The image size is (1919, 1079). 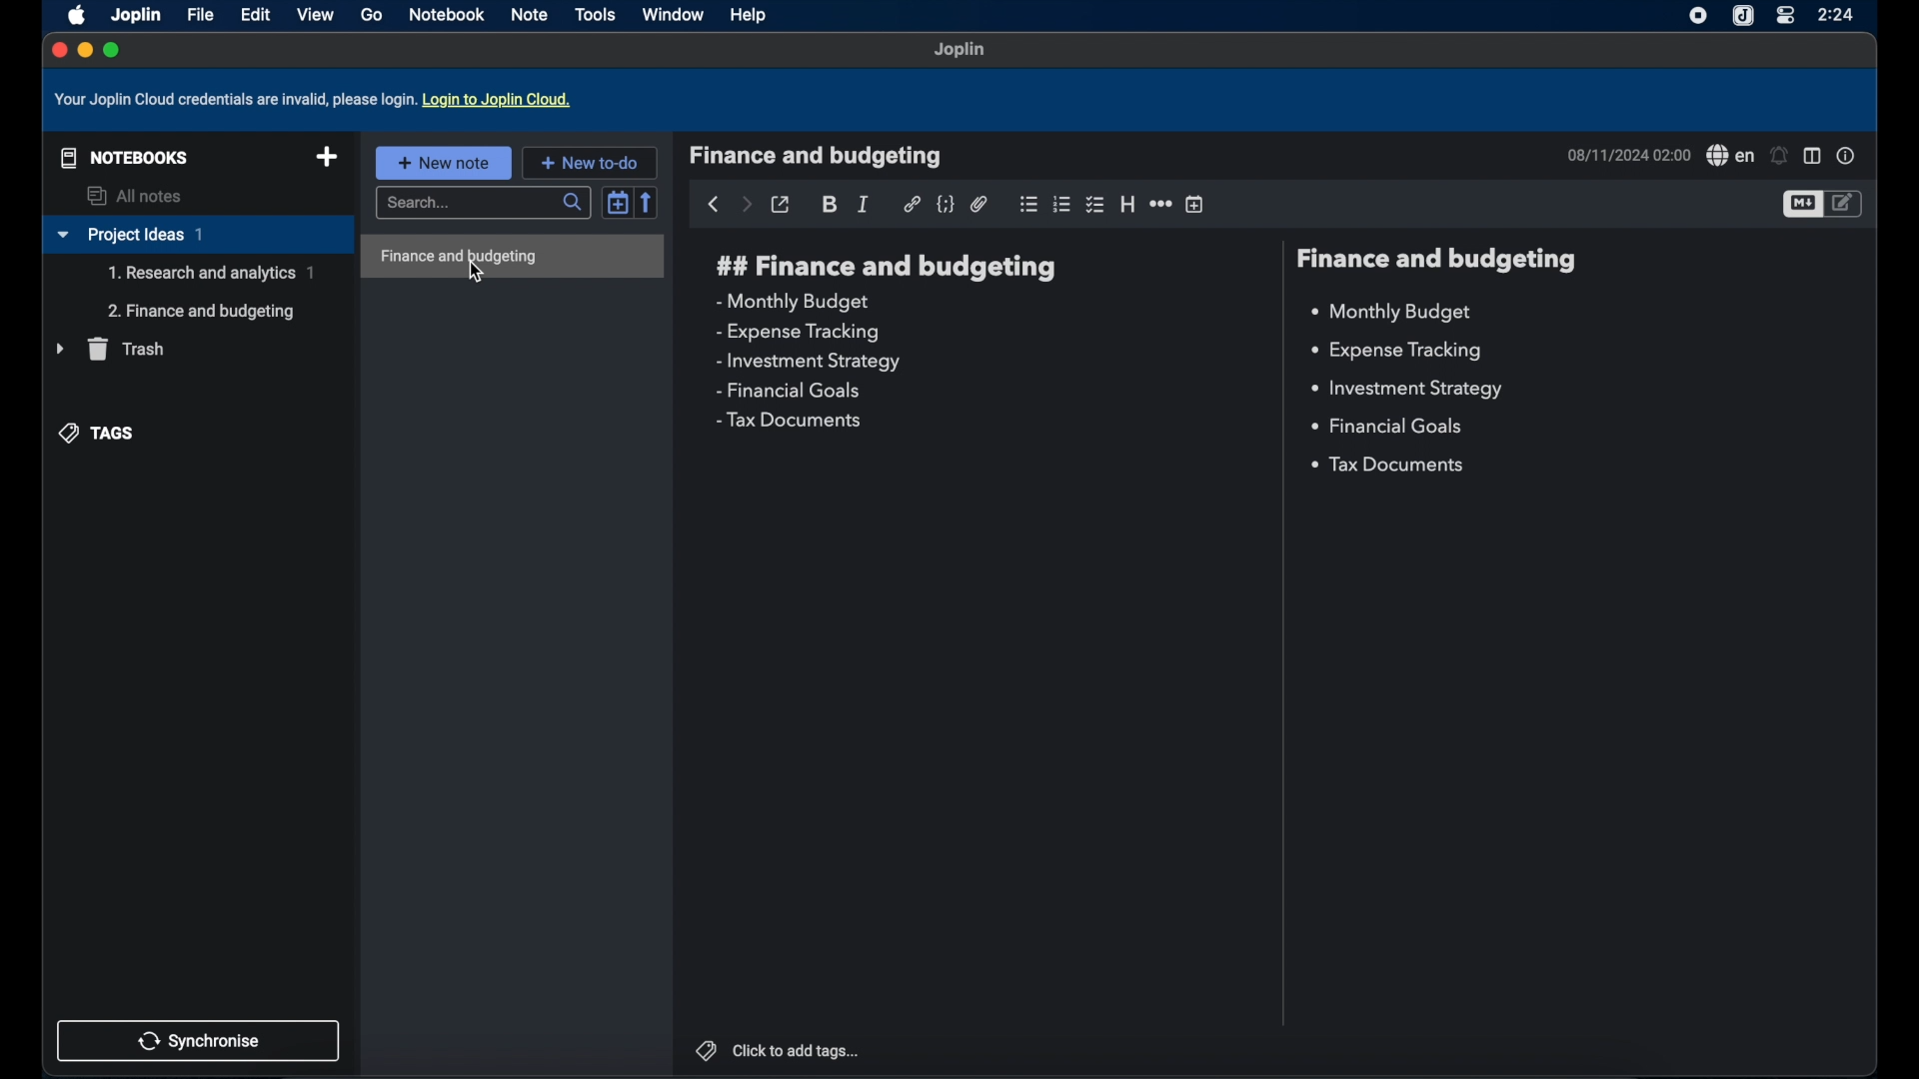 I want to click on expense tracking, so click(x=798, y=332).